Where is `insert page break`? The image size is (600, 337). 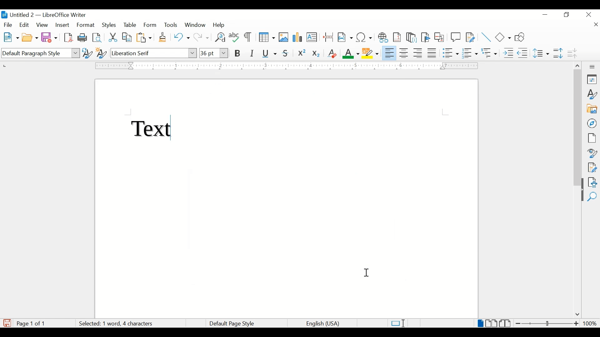 insert page break is located at coordinates (328, 37).